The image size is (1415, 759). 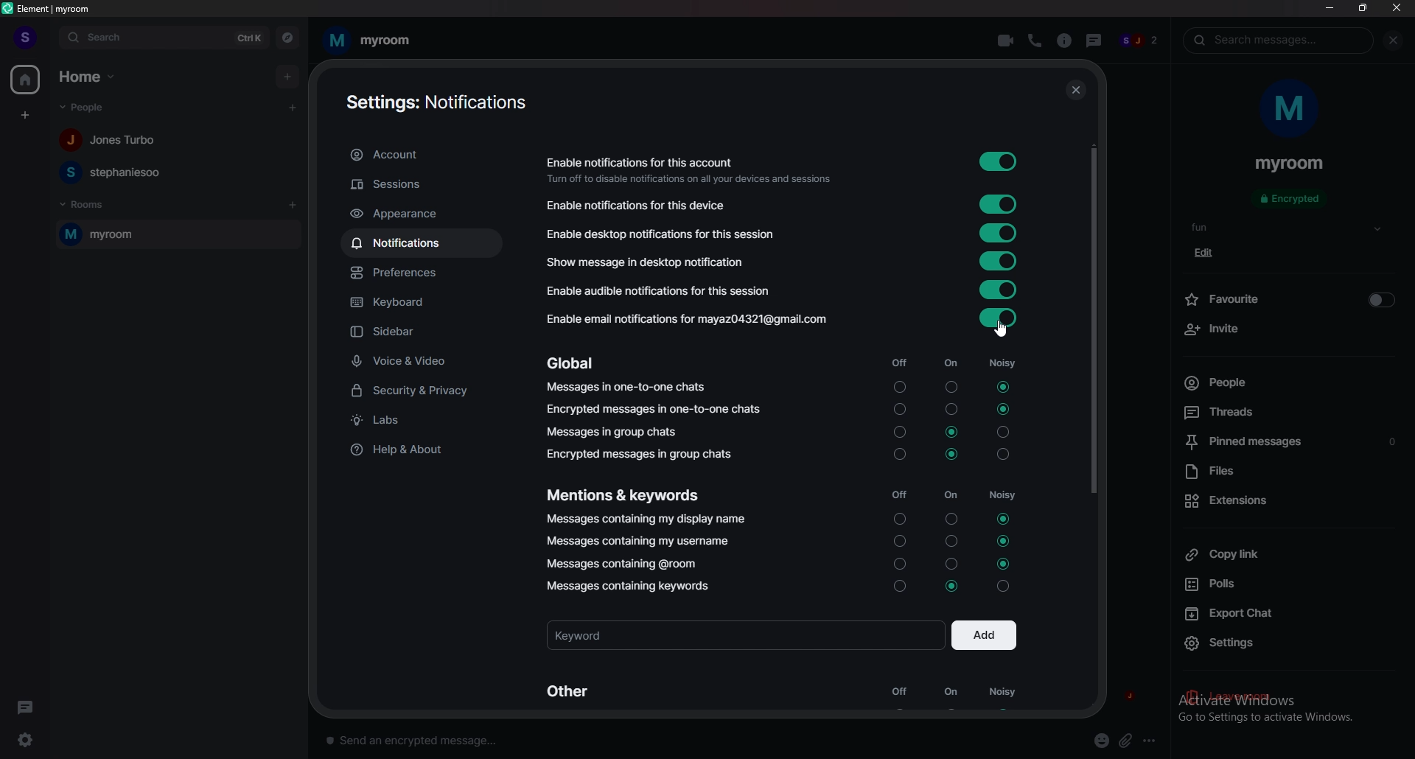 What do you see at coordinates (616, 431) in the screenshot?
I see `messages in group chats` at bounding box center [616, 431].